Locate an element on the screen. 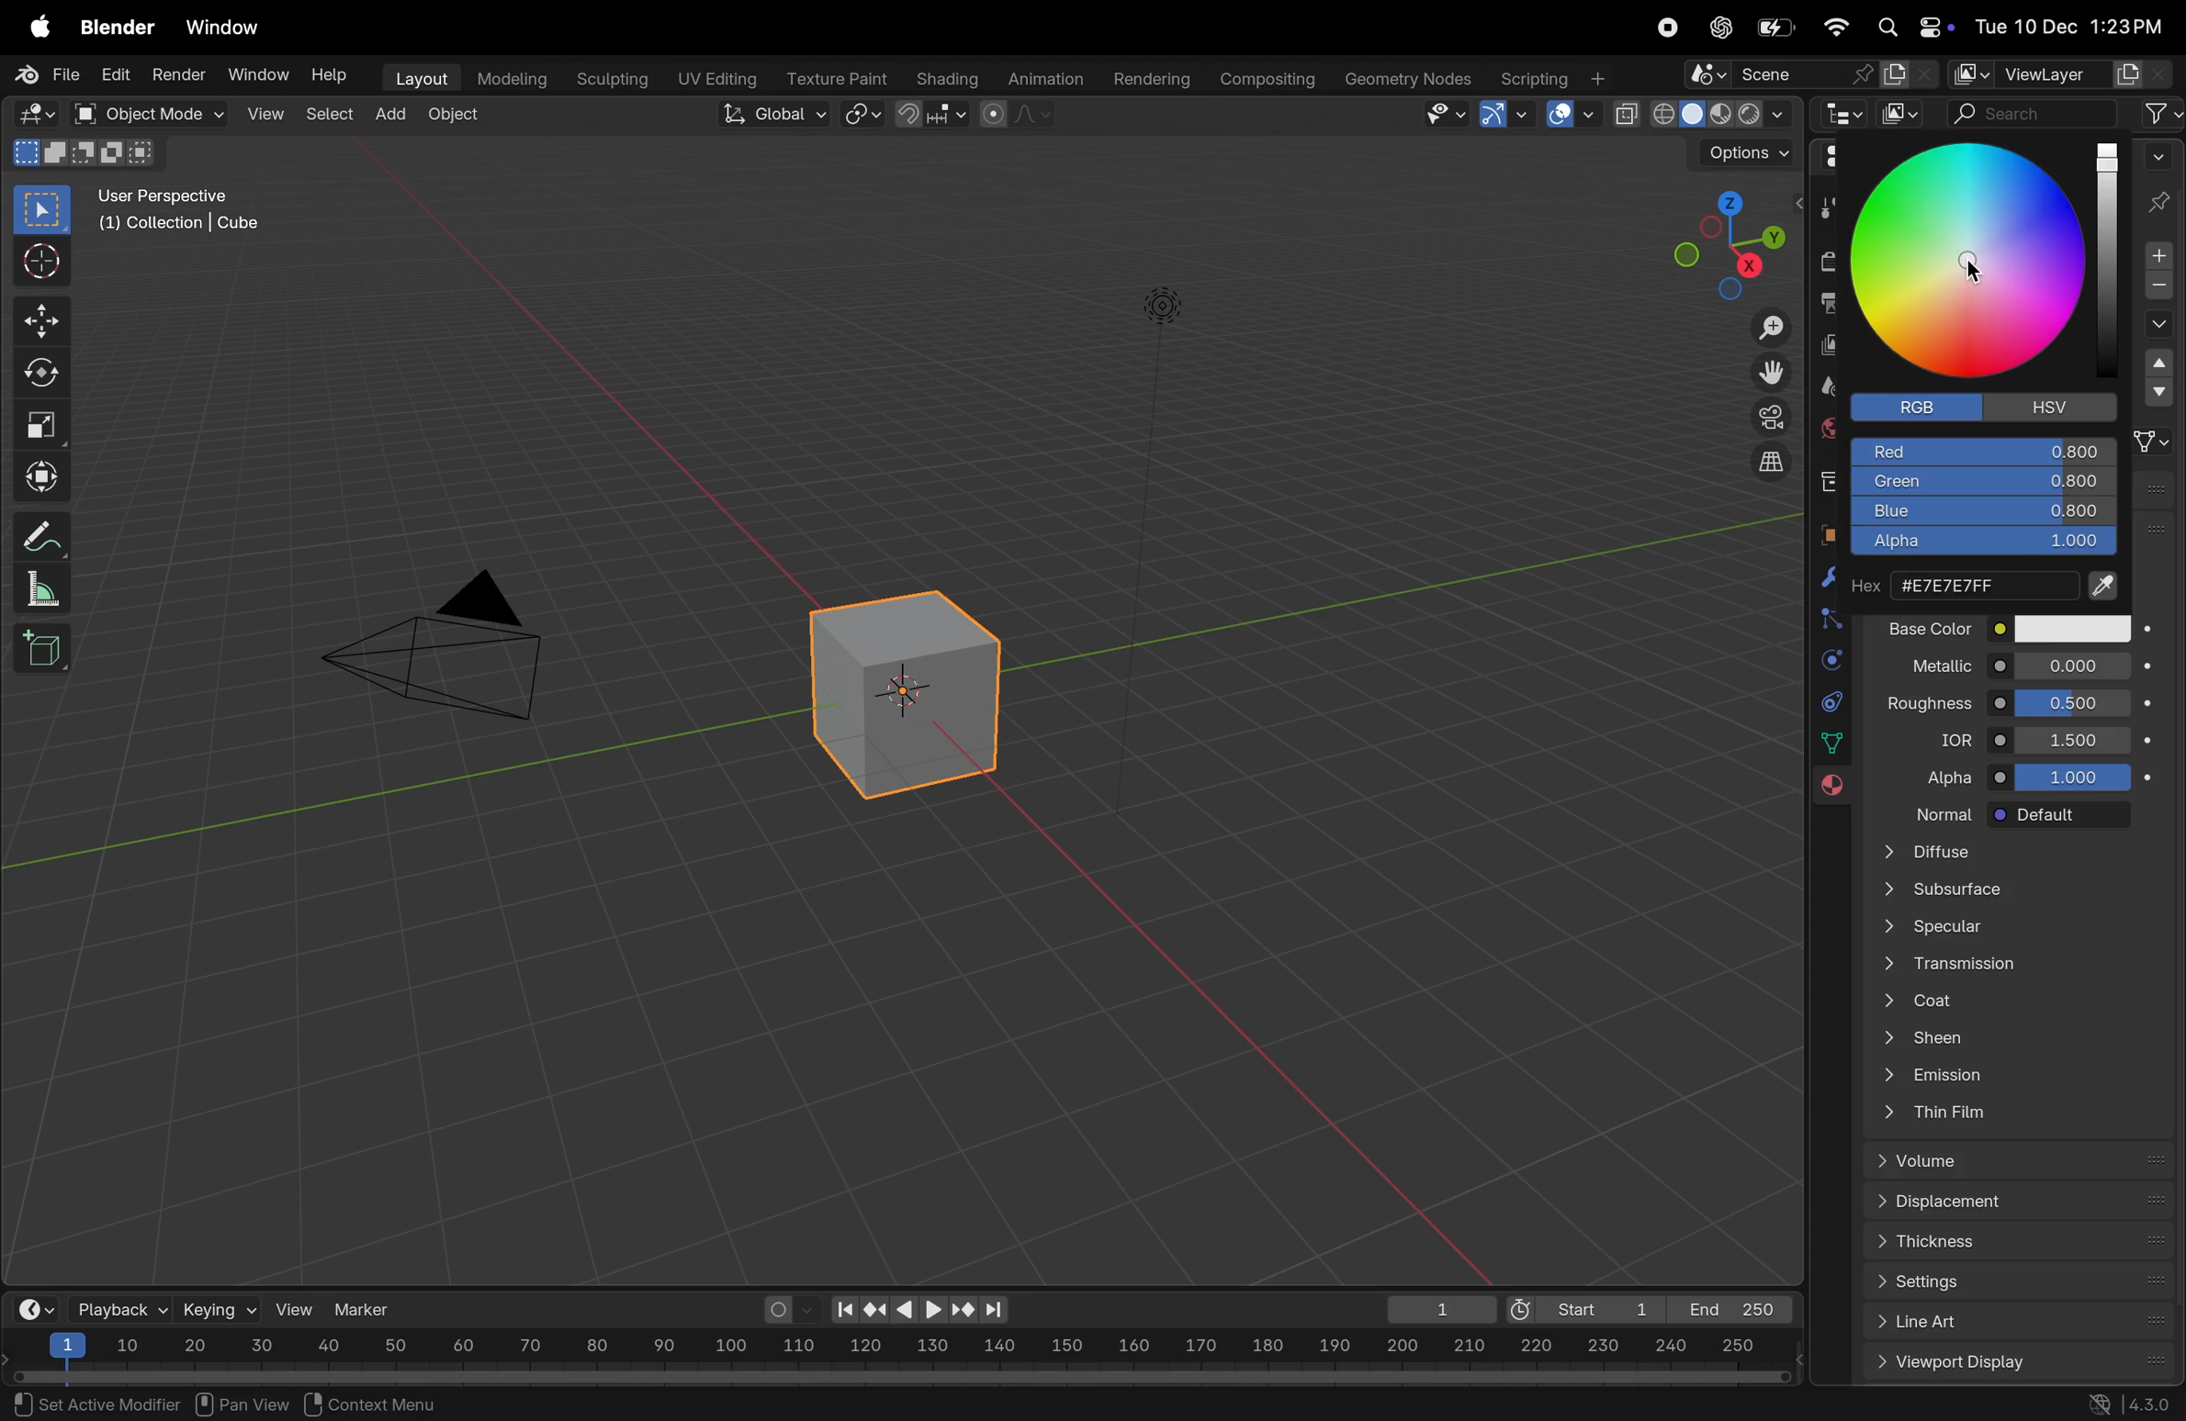 The width and height of the screenshot is (2186, 1421). collection is located at coordinates (1827, 478).